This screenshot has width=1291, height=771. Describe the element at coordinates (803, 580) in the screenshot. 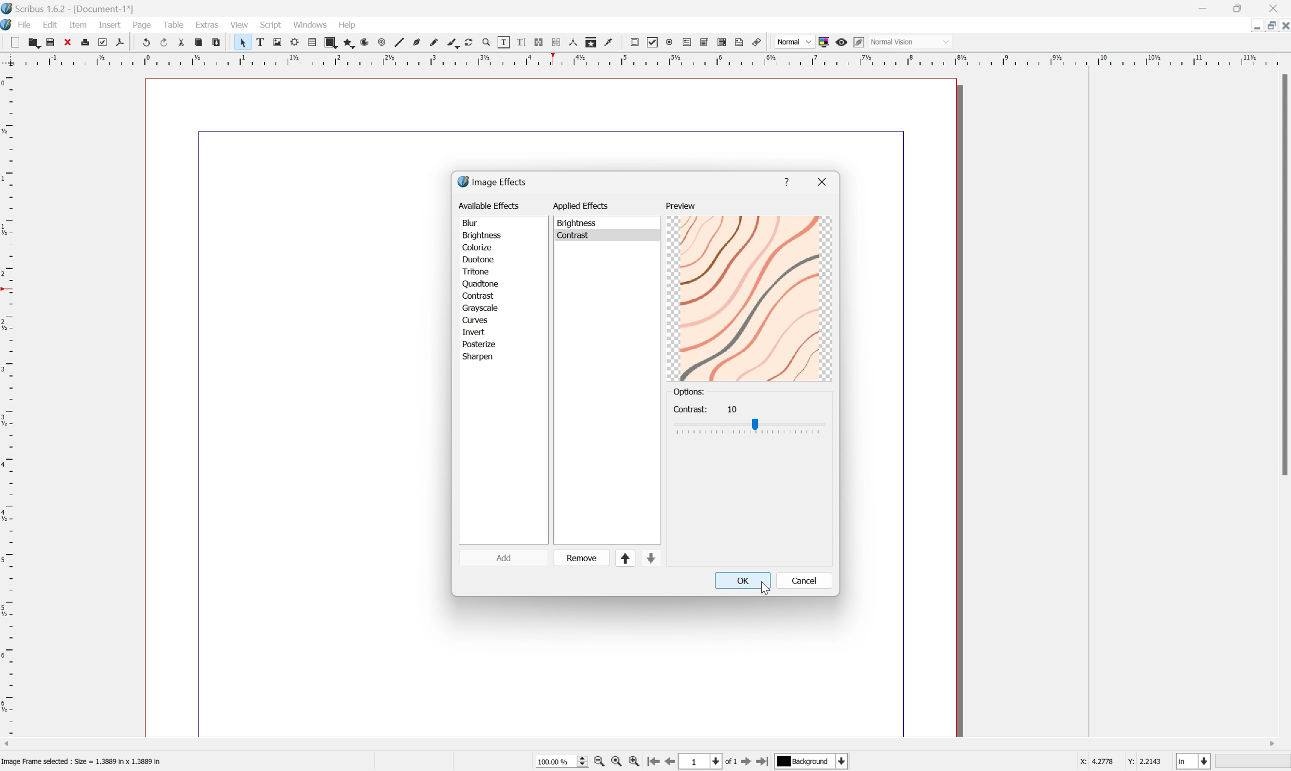

I see `cancel` at that location.